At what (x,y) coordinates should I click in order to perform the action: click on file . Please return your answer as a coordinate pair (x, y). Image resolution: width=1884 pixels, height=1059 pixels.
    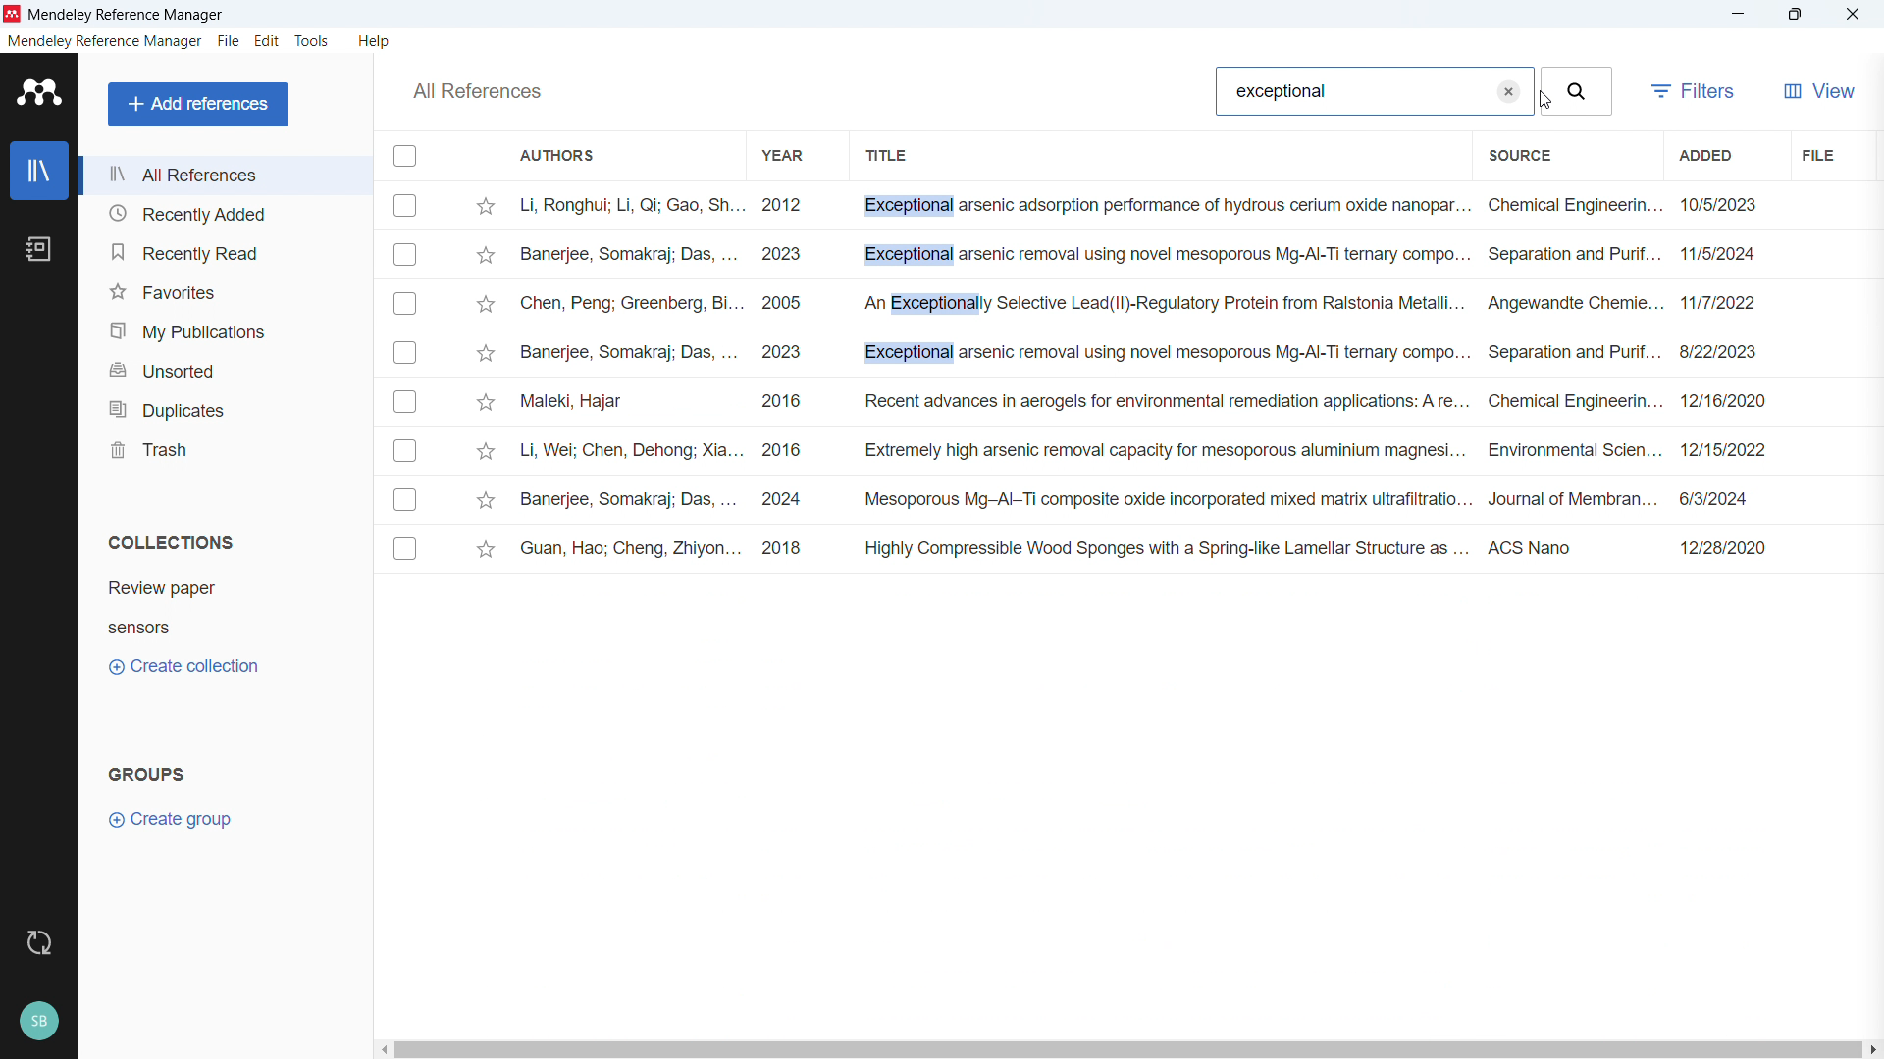
    Looking at the image, I should click on (1817, 154).